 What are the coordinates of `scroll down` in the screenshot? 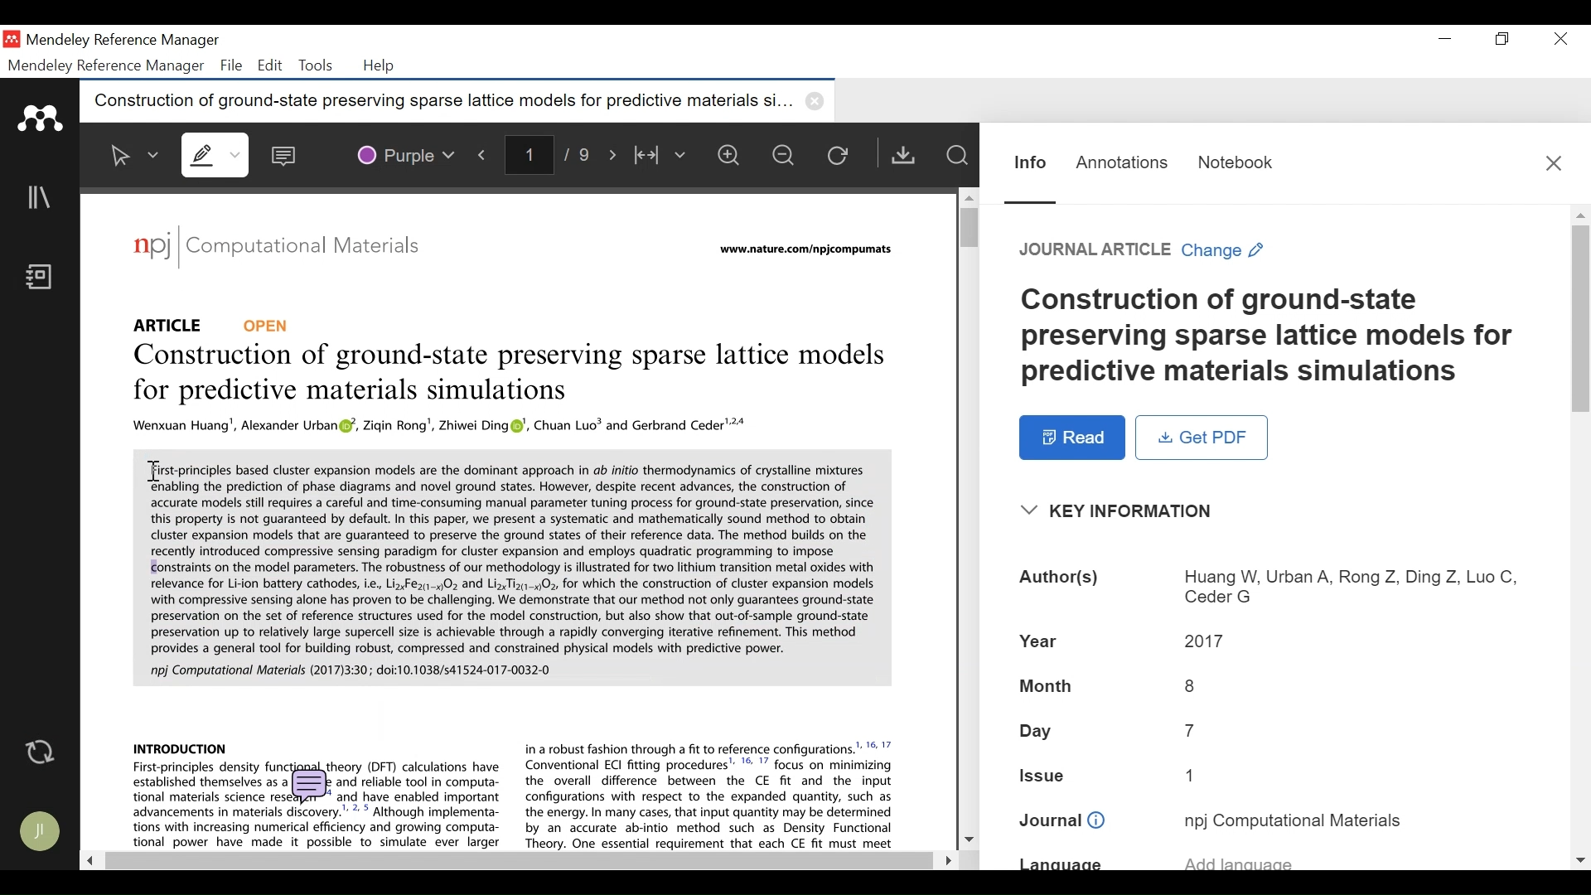 It's located at (1580, 860).